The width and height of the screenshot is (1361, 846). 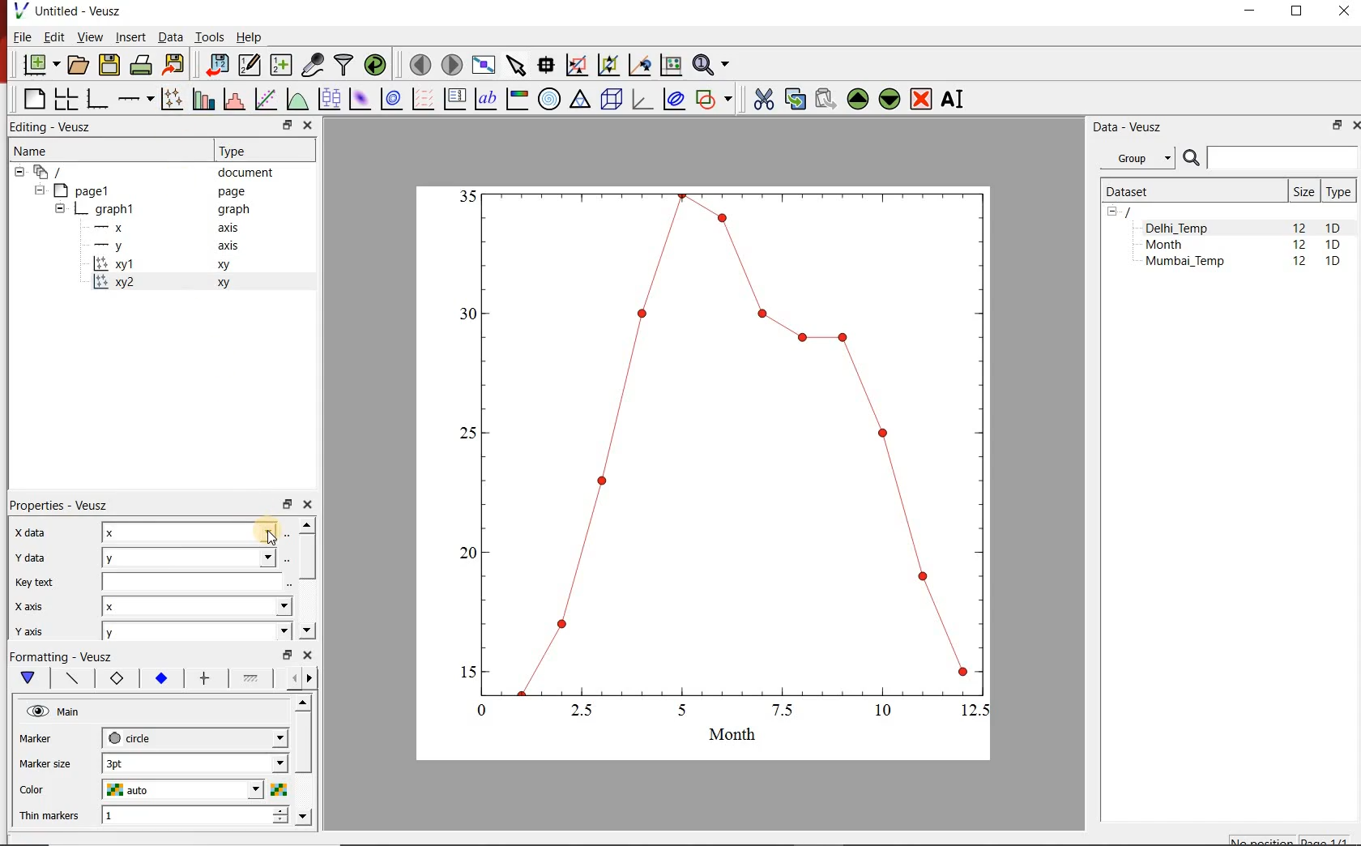 I want to click on plot a function, so click(x=297, y=99).